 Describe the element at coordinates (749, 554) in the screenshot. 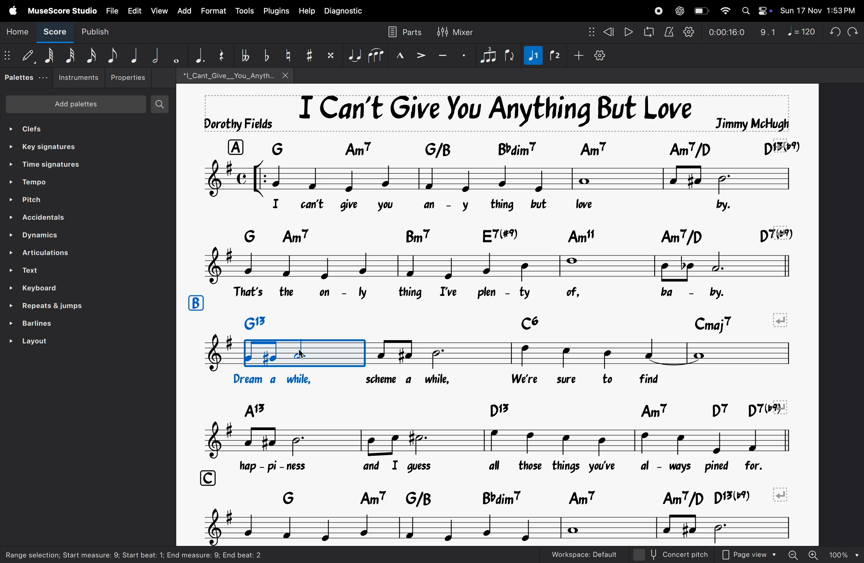

I see `Page view` at that location.